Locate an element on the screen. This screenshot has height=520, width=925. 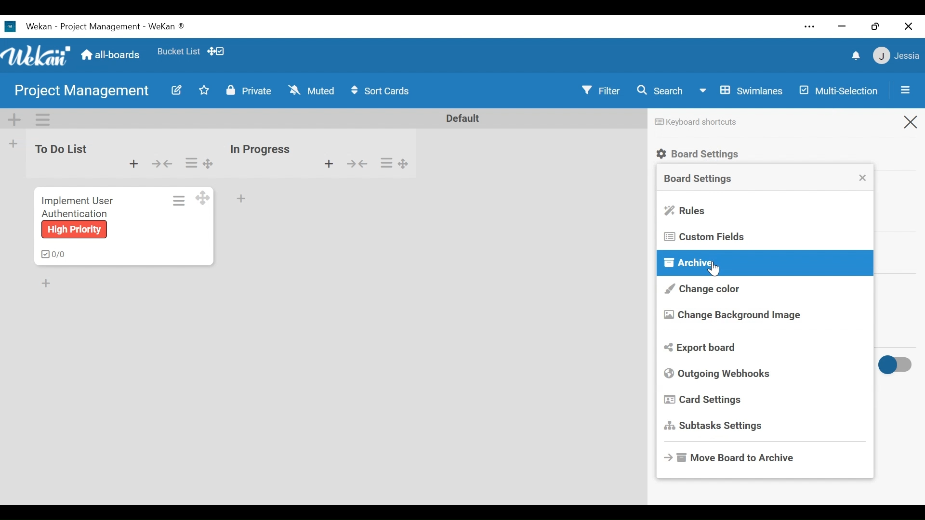
Collapse is located at coordinates (162, 164).